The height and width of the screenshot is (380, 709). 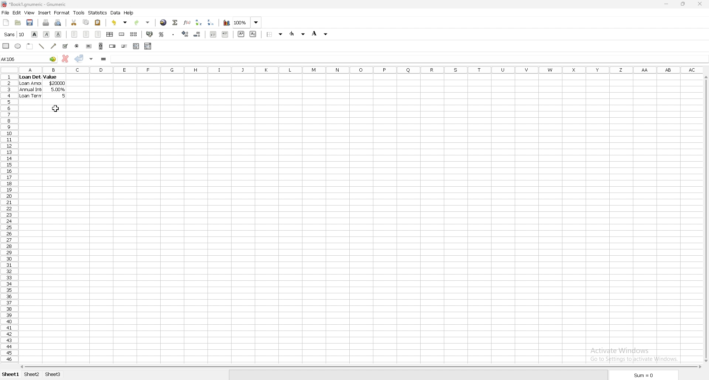 What do you see at coordinates (211, 22) in the screenshot?
I see `sort descending` at bounding box center [211, 22].